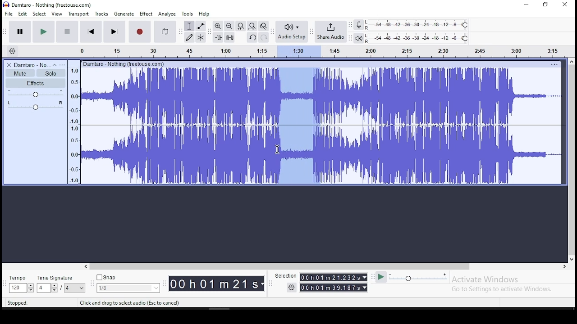 The width and height of the screenshot is (577, 324). Describe the element at coordinates (201, 37) in the screenshot. I see `multi tool` at that location.